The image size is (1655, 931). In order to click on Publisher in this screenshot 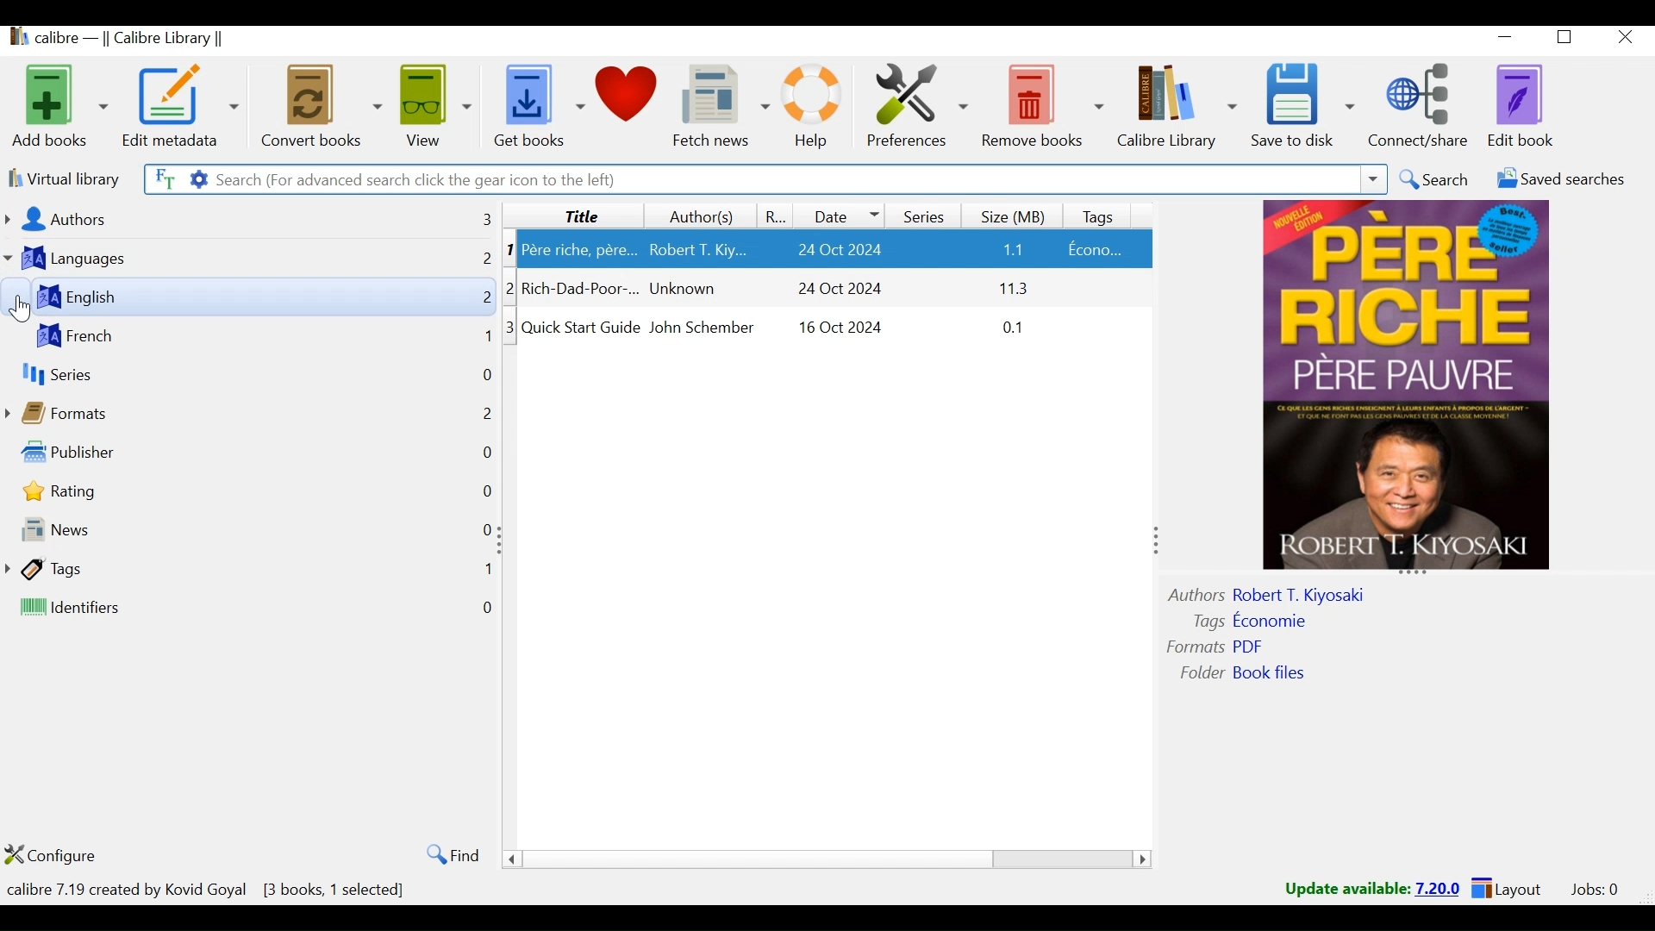, I will do `click(119, 451)`.